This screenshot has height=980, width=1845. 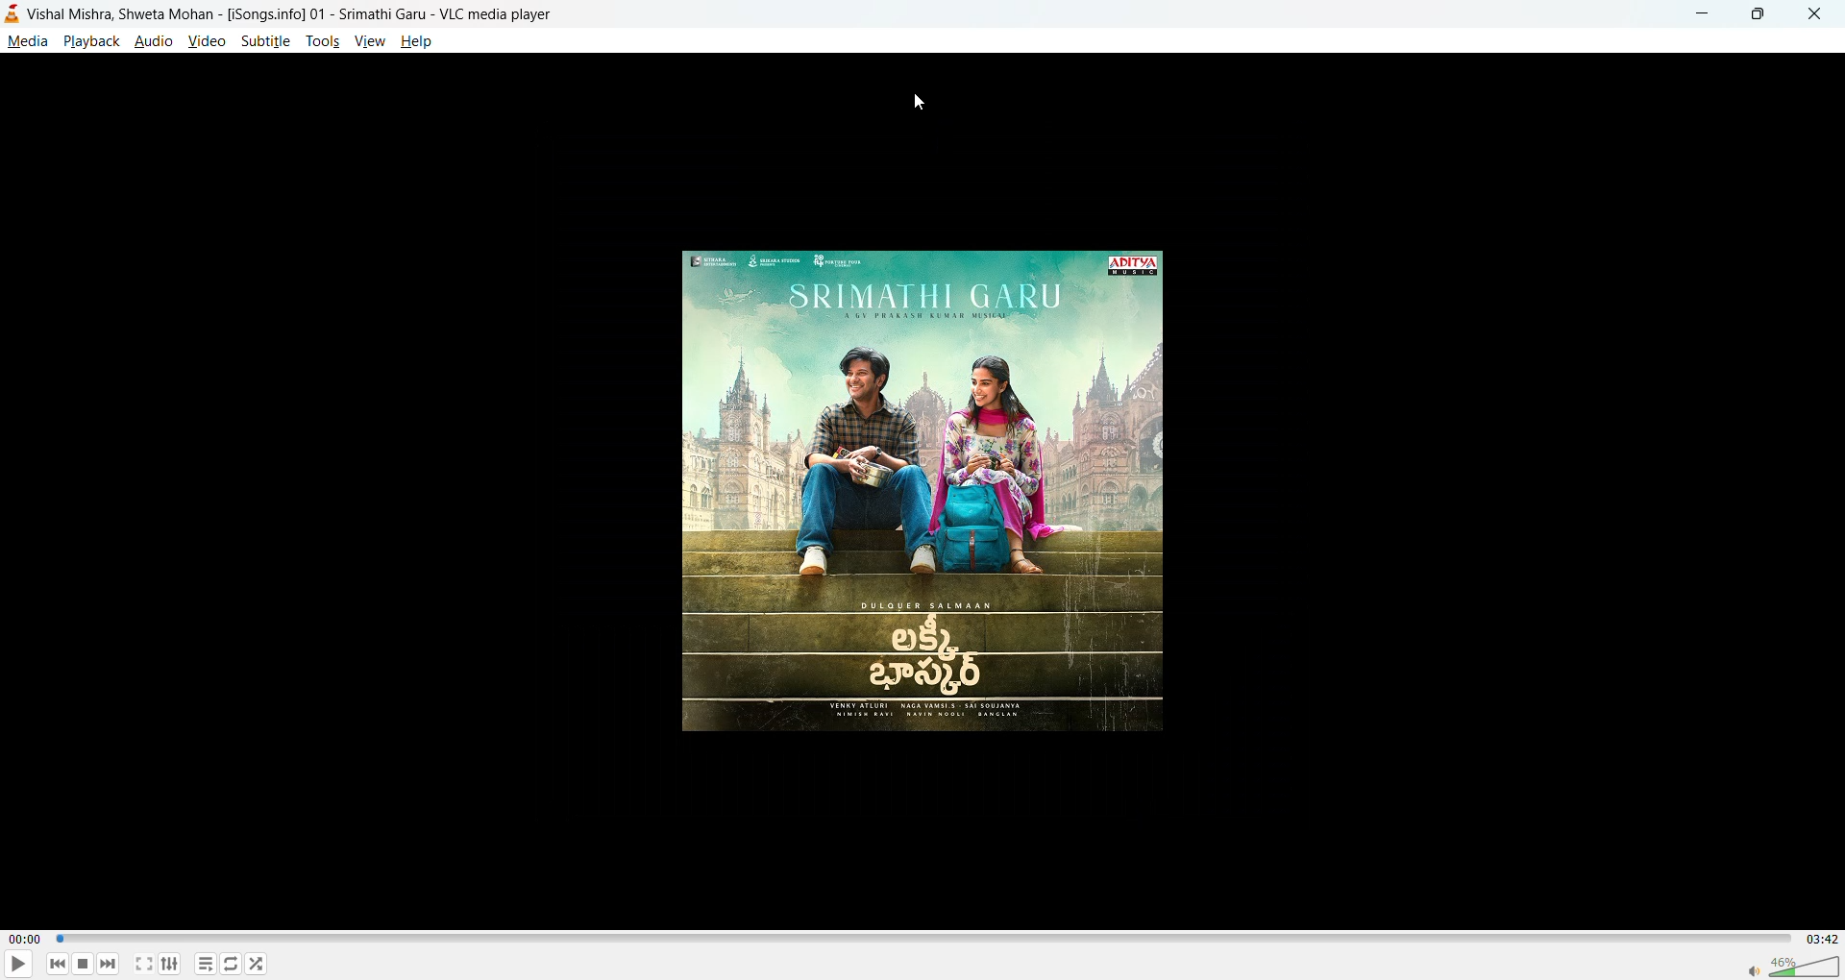 What do you see at coordinates (420, 43) in the screenshot?
I see `help` at bounding box center [420, 43].